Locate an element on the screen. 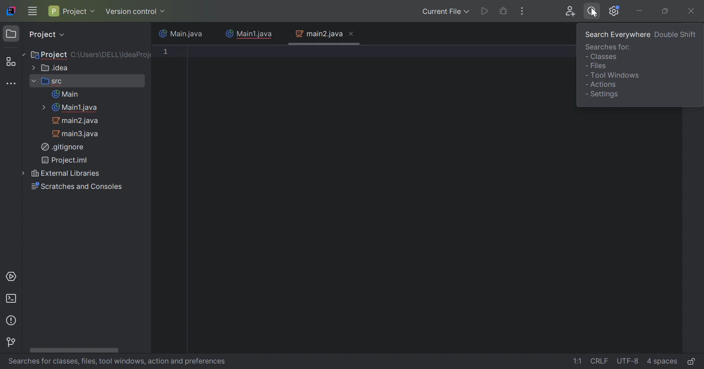  Restore down is located at coordinates (666, 11).